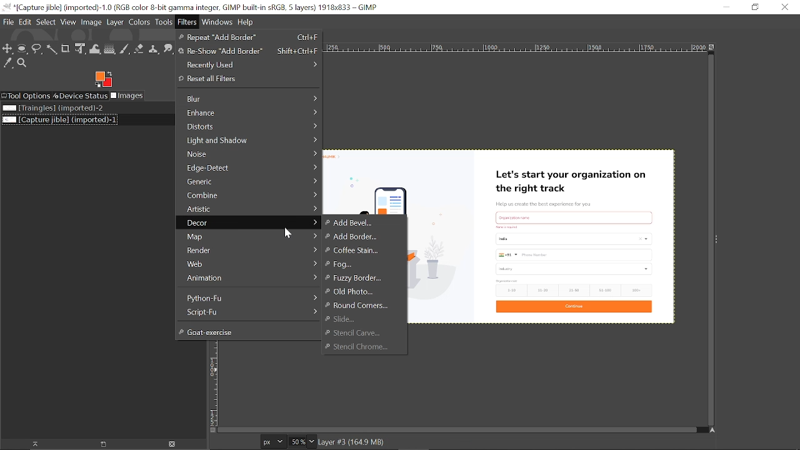 Image resolution: width=800 pixels, height=450 pixels. What do you see at coordinates (247, 332) in the screenshot?
I see `Goat-excercise` at bounding box center [247, 332].